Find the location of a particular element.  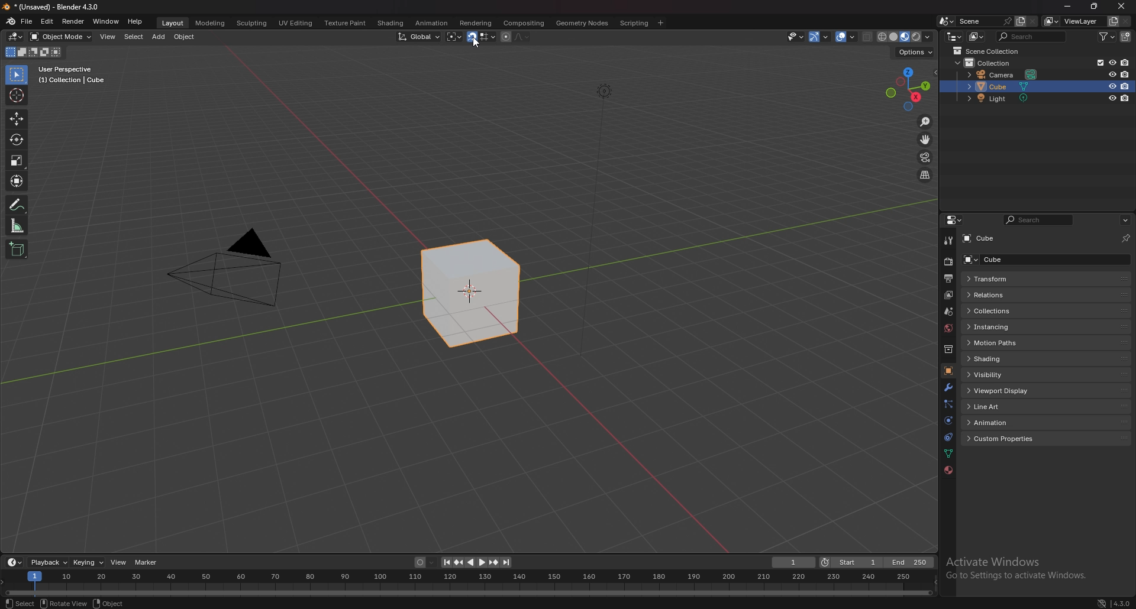

scene collection is located at coordinates (992, 51).